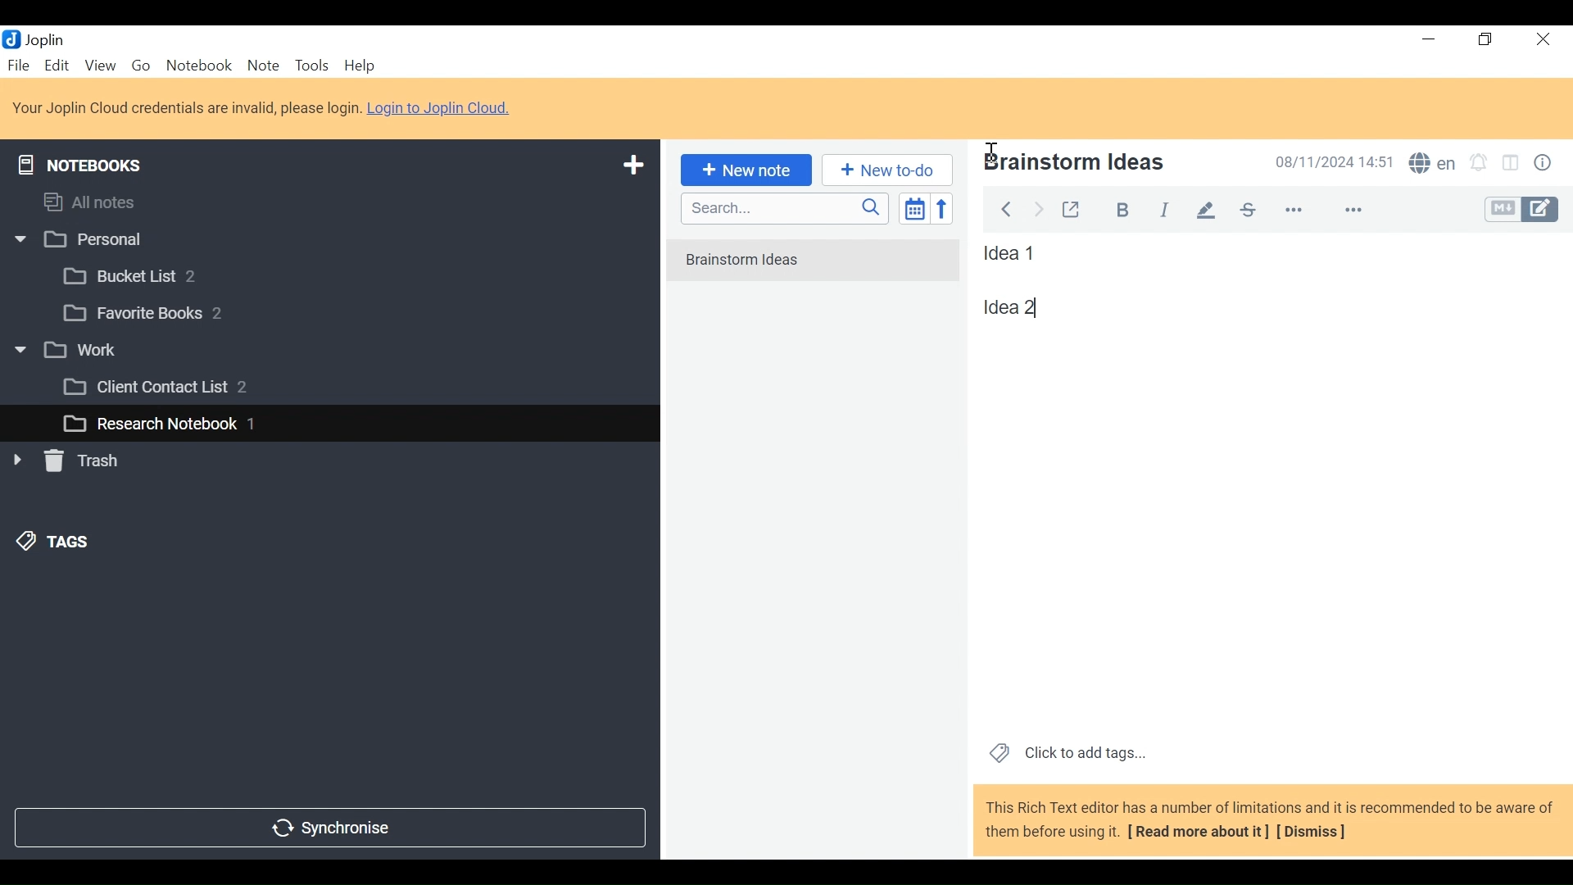  Describe the element at coordinates (782, 208) in the screenshot. I see `Search` at that location.